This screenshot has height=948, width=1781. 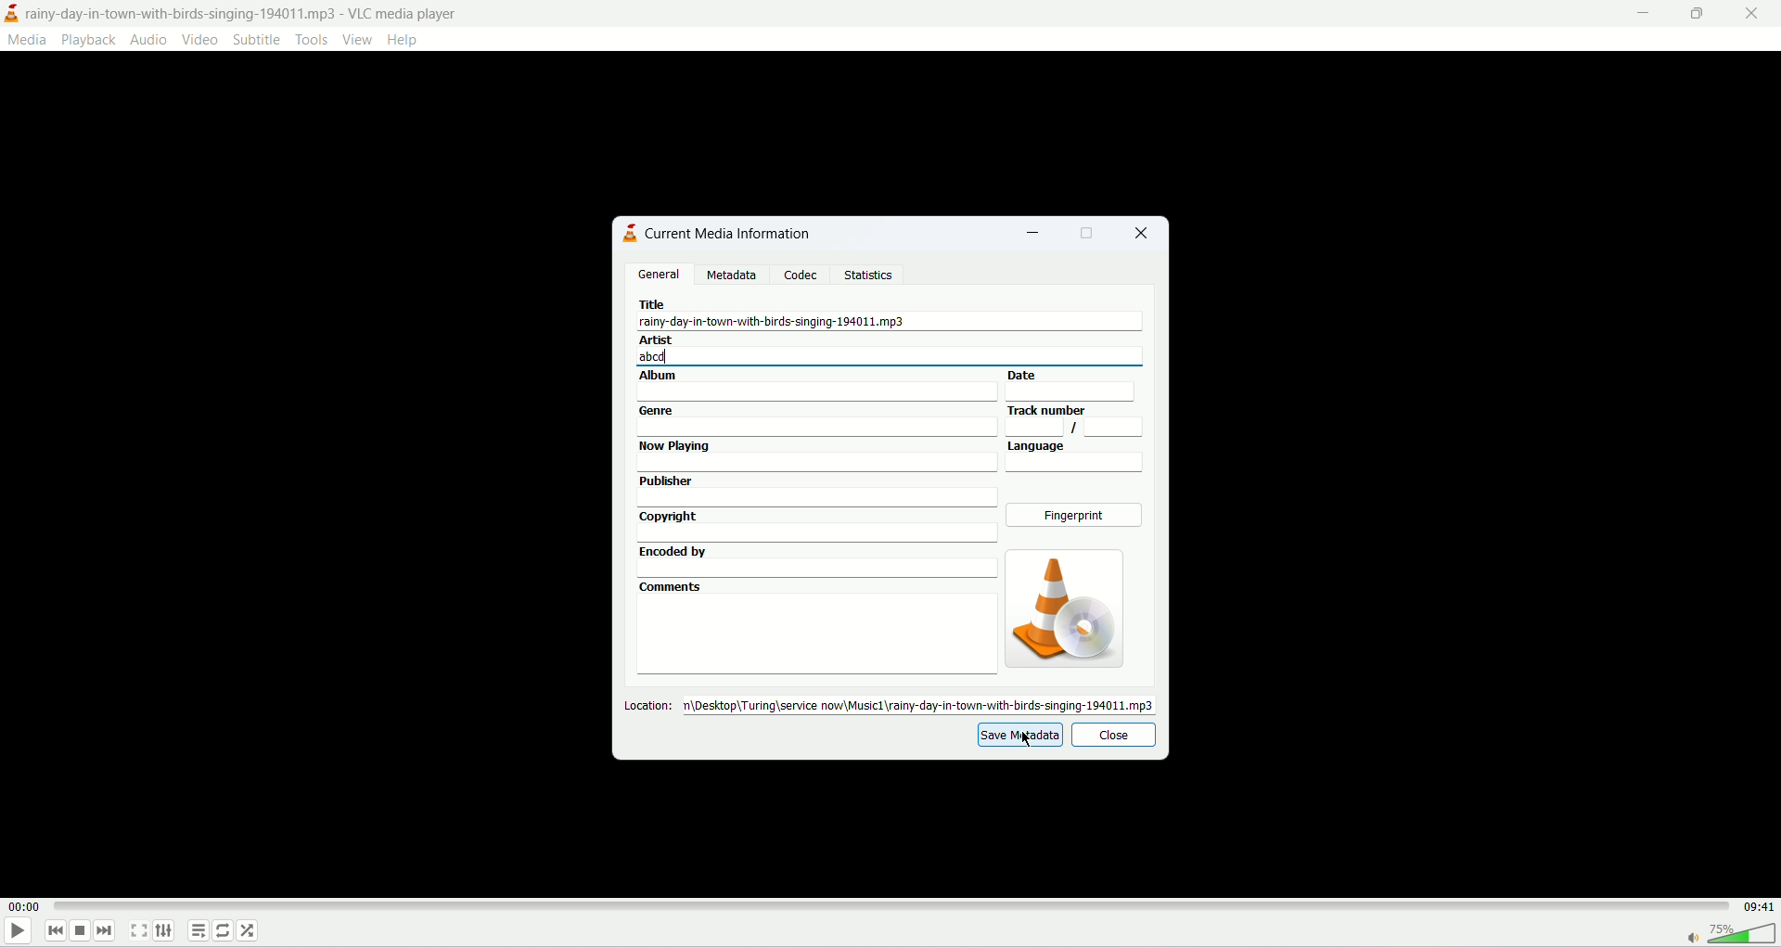 I want to click on album, so click(x=815, y=385).